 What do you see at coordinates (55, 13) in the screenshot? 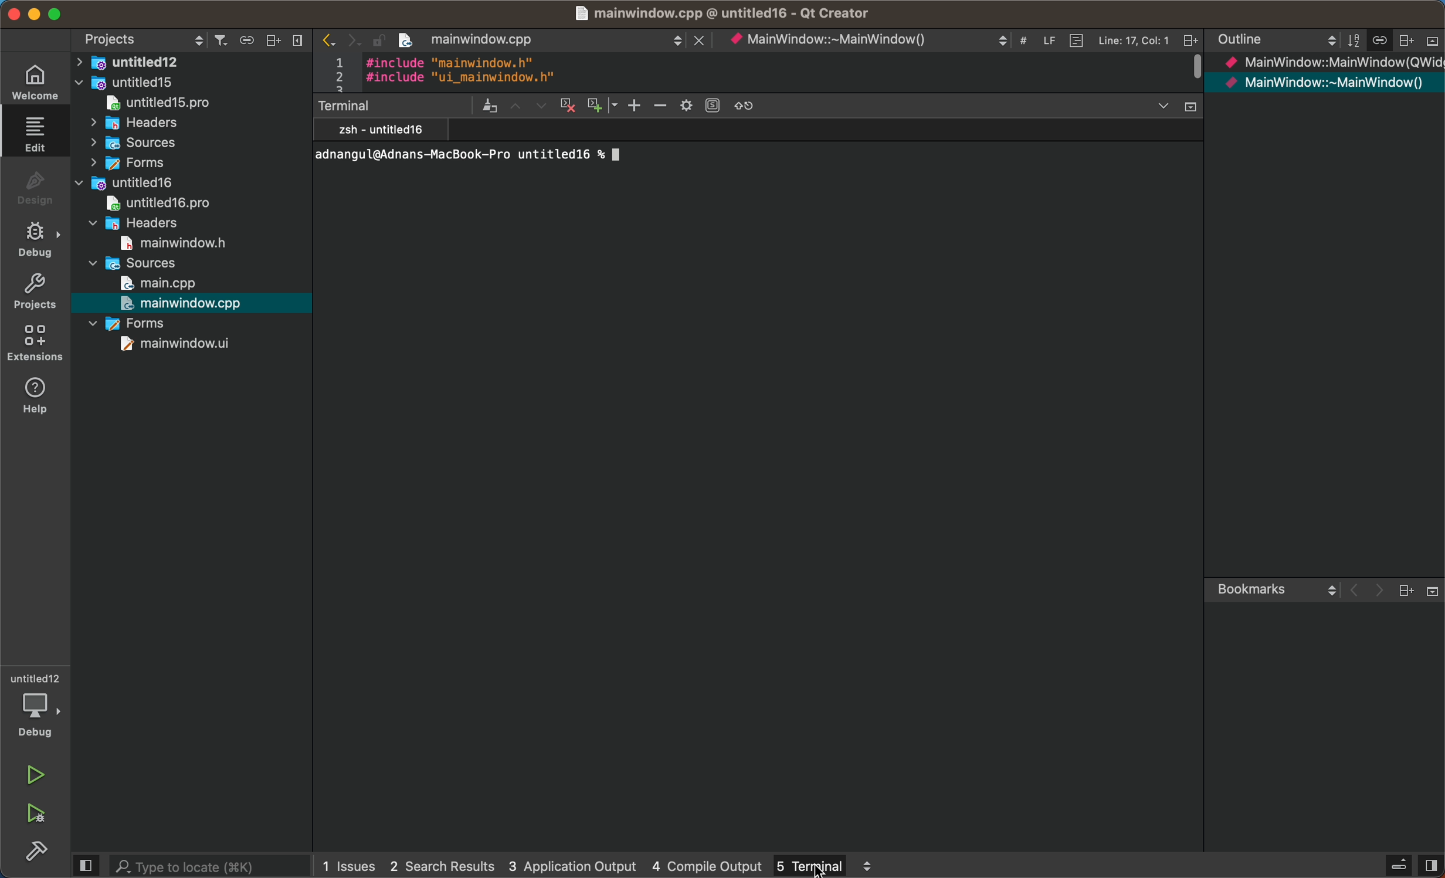
I see `minimize` at bounding box center [55, 13].